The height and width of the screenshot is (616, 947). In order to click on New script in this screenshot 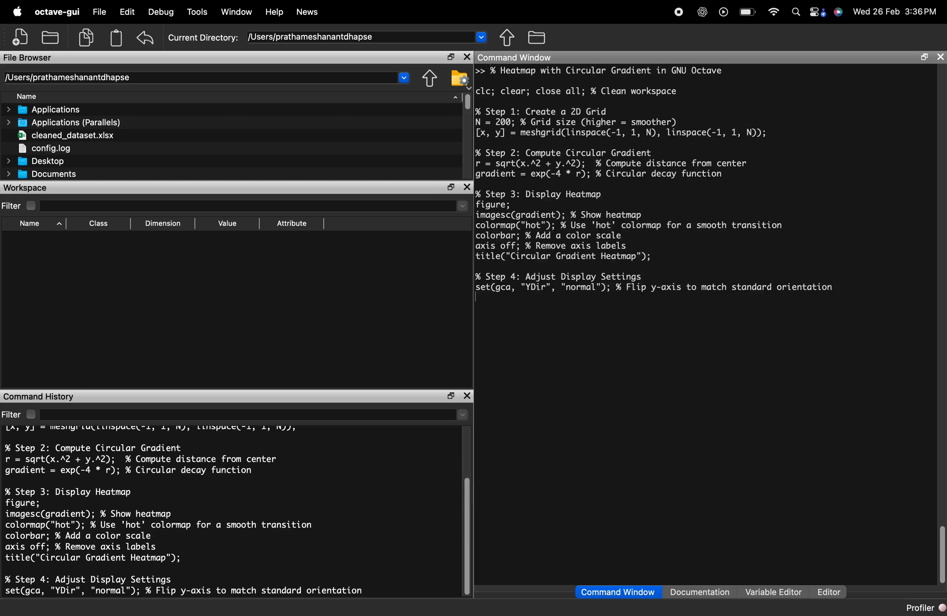, I will do `click(19, 36)`.